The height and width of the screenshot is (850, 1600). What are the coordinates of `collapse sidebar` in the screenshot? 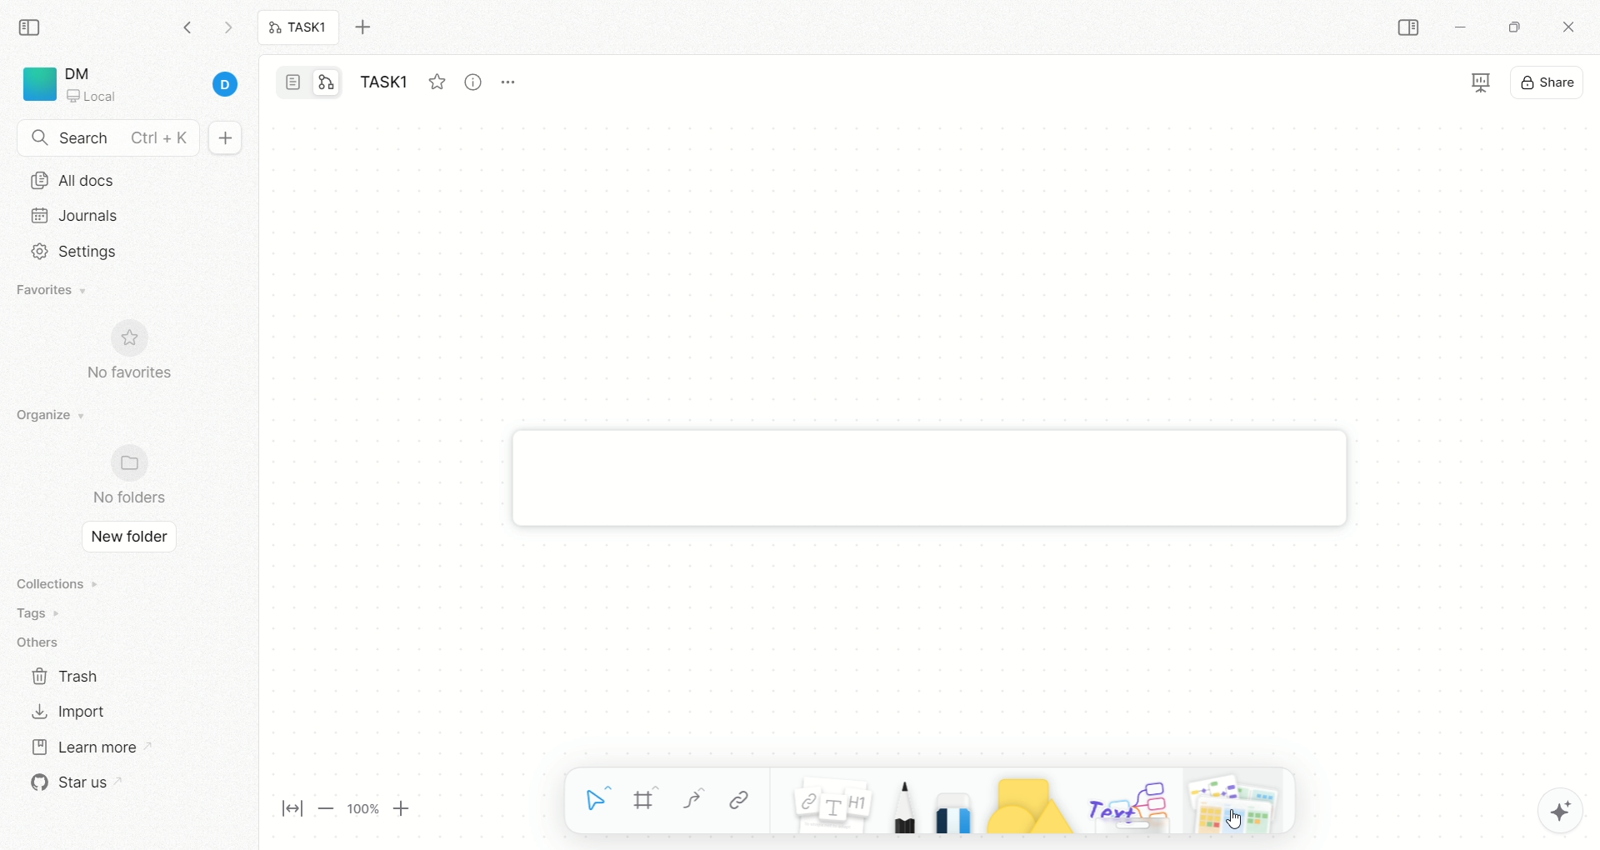 It's located at (34, 26).